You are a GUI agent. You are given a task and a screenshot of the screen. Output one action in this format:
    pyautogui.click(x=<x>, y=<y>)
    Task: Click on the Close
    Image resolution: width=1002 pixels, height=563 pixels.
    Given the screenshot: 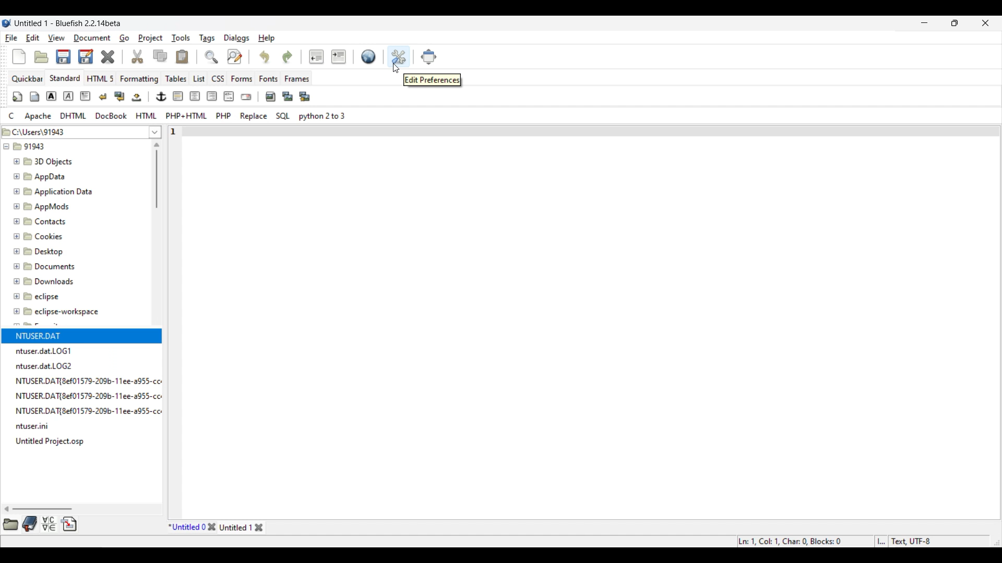 What is the action you would take?
    pyautogui.click(x=211, y=527)
    